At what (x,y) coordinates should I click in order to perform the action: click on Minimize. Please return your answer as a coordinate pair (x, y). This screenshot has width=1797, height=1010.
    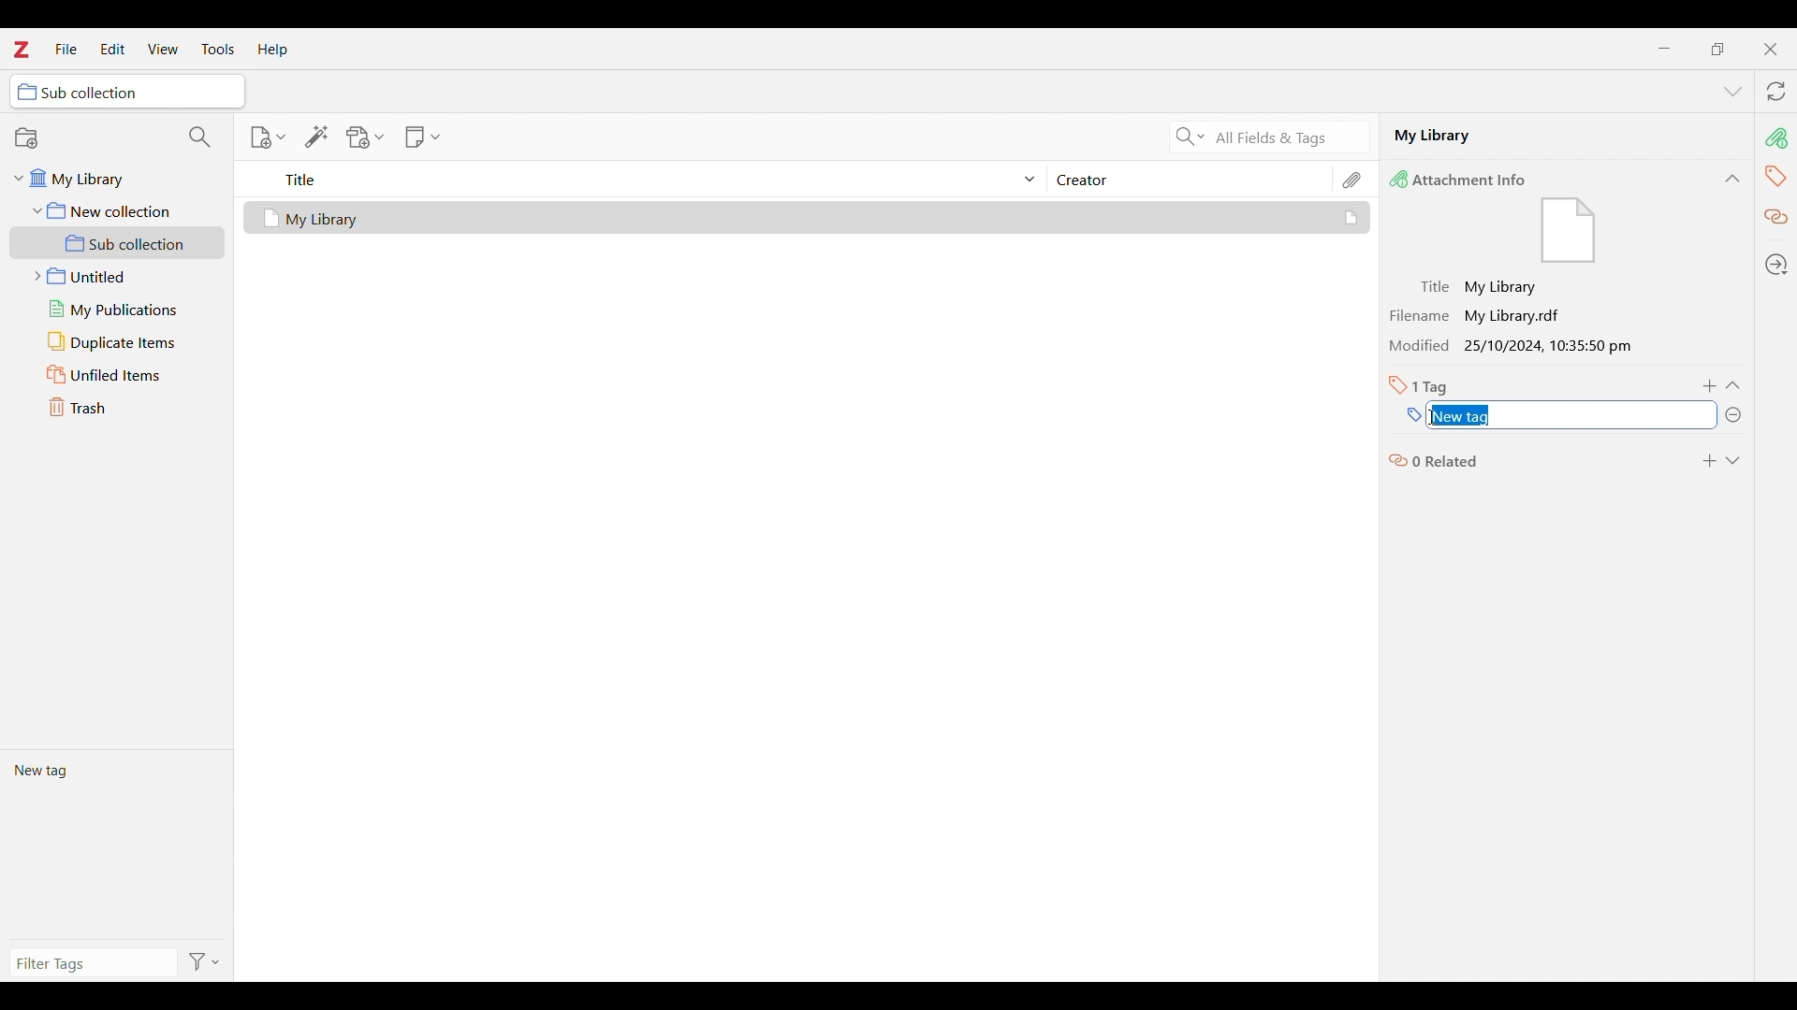
    Looking at the image, I should click on (1665, 49).